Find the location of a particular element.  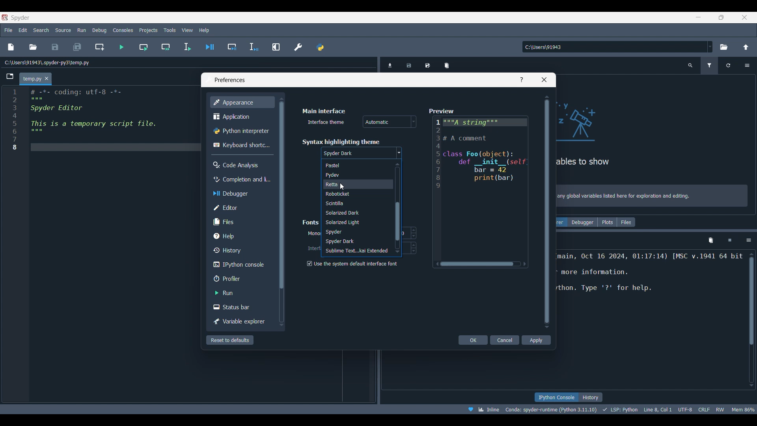

Options is located at coordinates (747, 65).